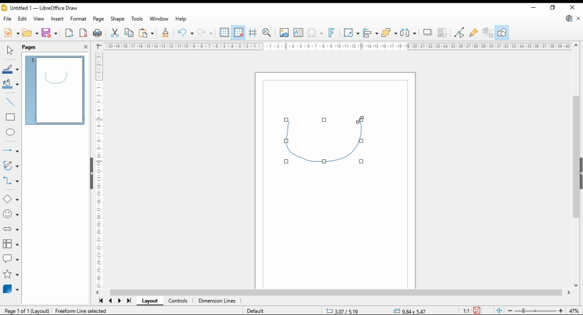 The height and width of the screenshot is (315, 583). I want to click on zoom and pan, so click(267, 33).